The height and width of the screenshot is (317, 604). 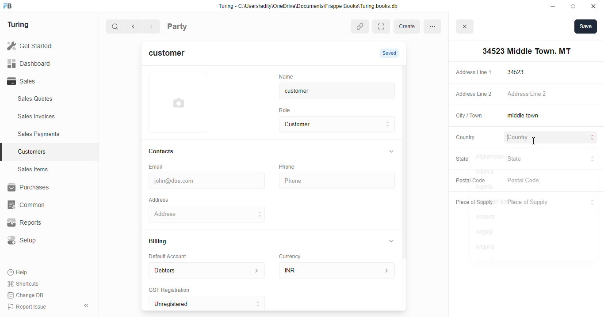 What do you see at coordinates (551, 159) in the screenshot?
I see `State` at bounding box center [551, 159].